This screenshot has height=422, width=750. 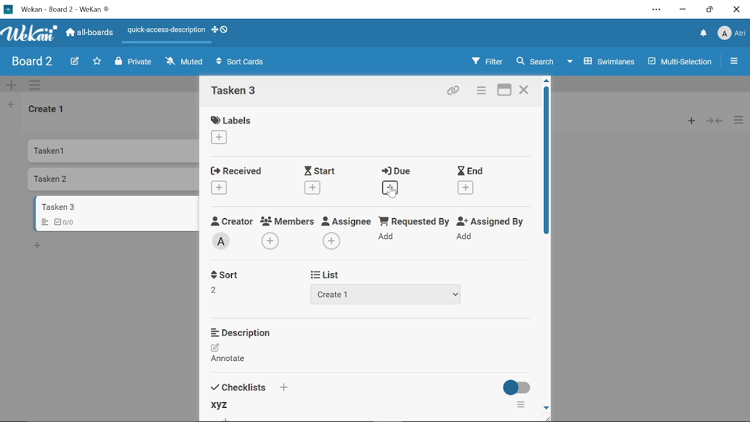 What do you see at coordinates (48, 110) in the screenshot?
I see `List titled "Create 1"` at bounding box center [48, 110].